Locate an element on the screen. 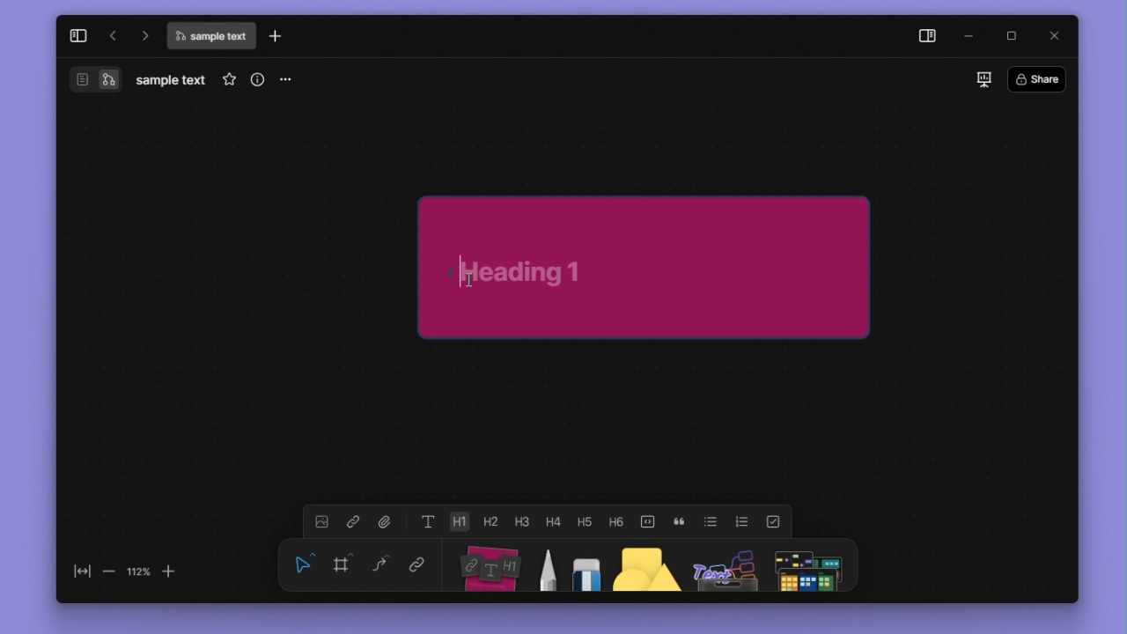 This screenshot has width=1127, height=634. image is located at coordinates (321, 521).